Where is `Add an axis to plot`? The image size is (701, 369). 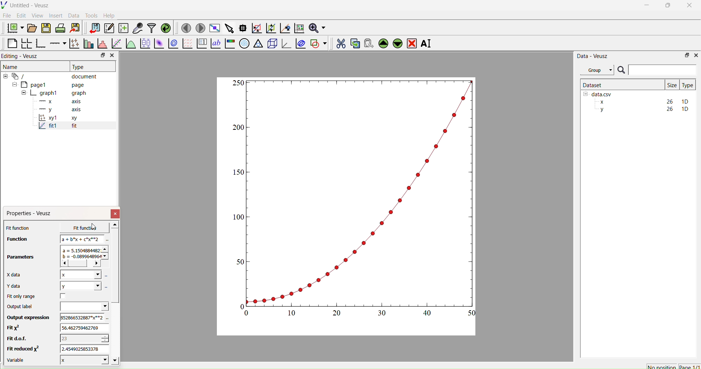 Add an axis to plot is located at coordinates (56, 43).